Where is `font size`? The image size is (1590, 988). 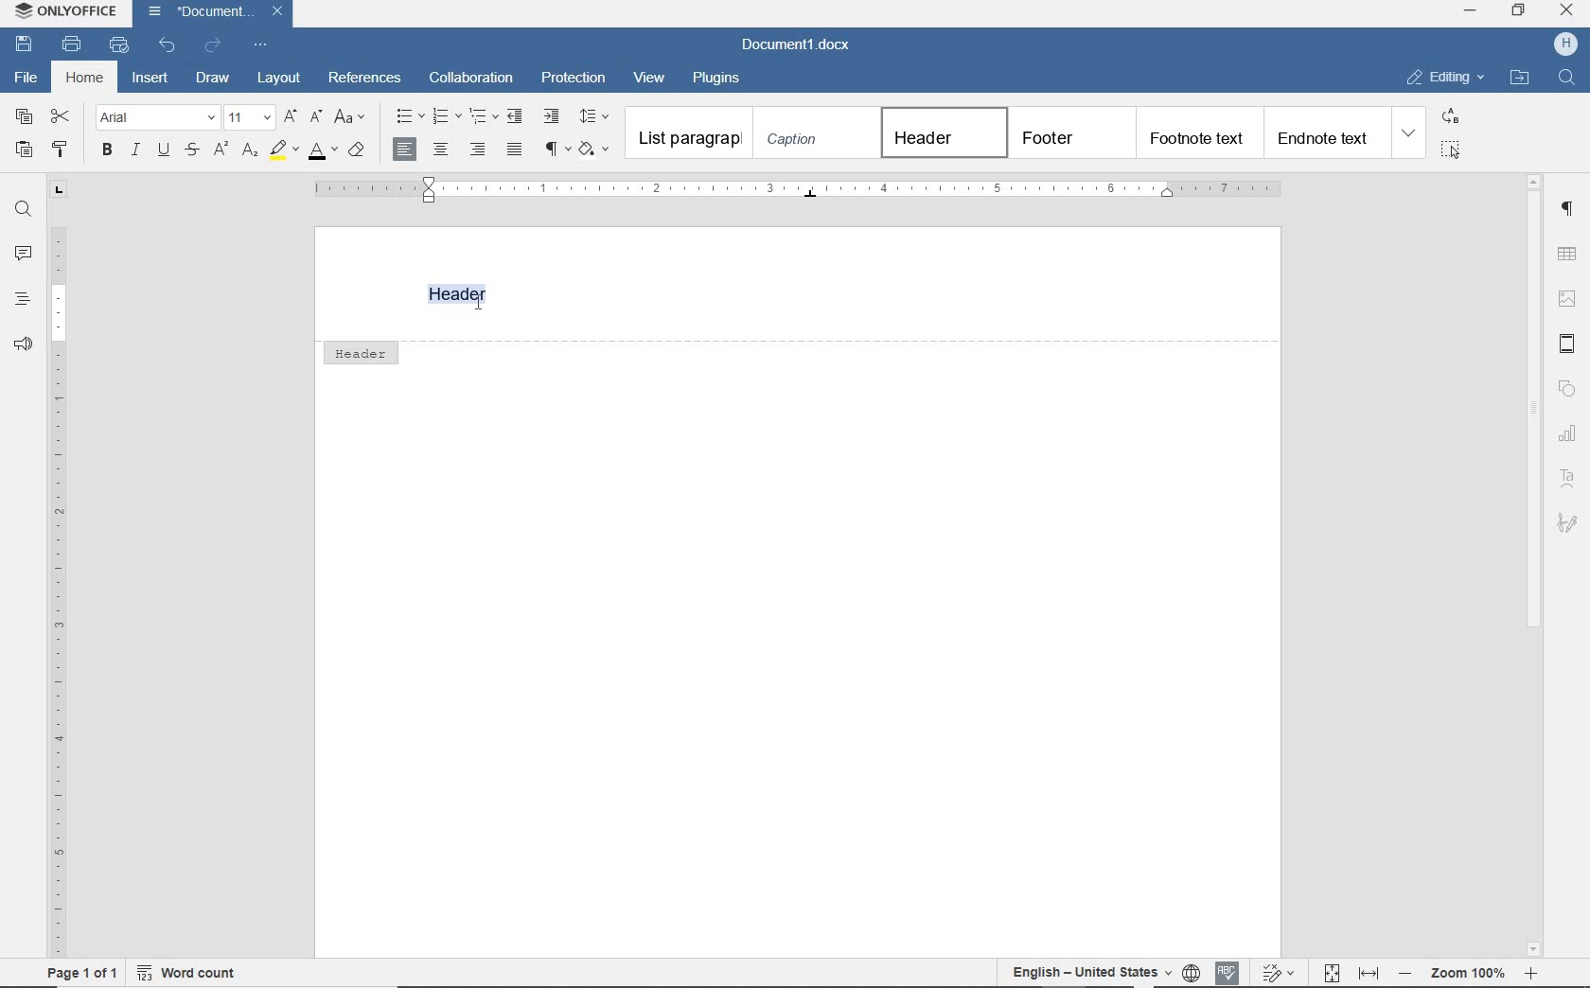 font size is located at coordinates (251, 117).